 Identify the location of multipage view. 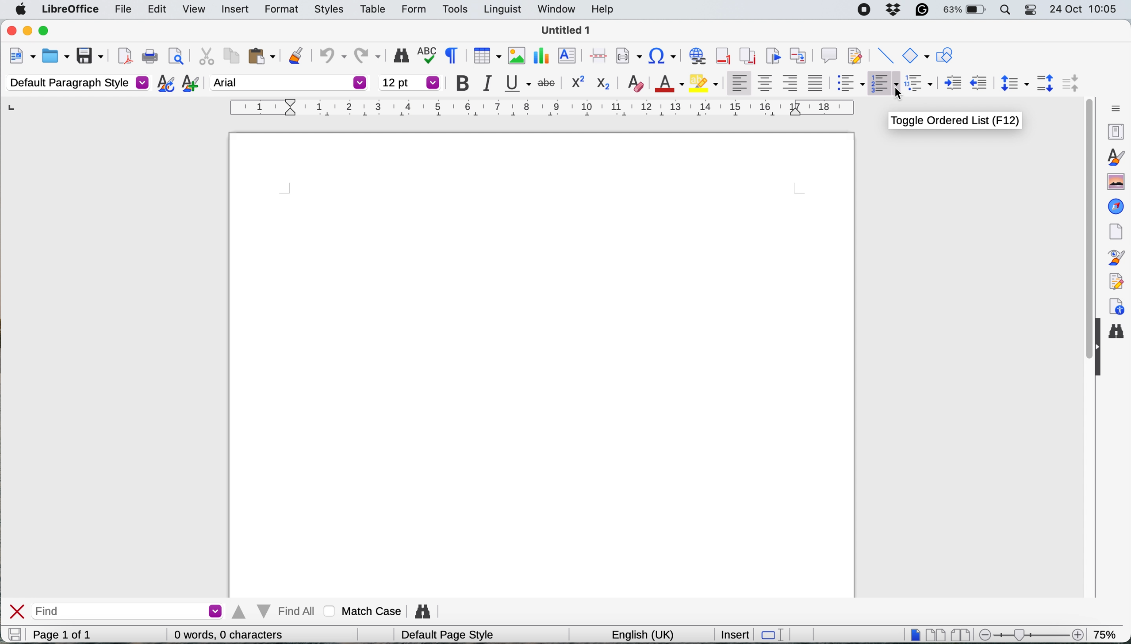
(937, 635).